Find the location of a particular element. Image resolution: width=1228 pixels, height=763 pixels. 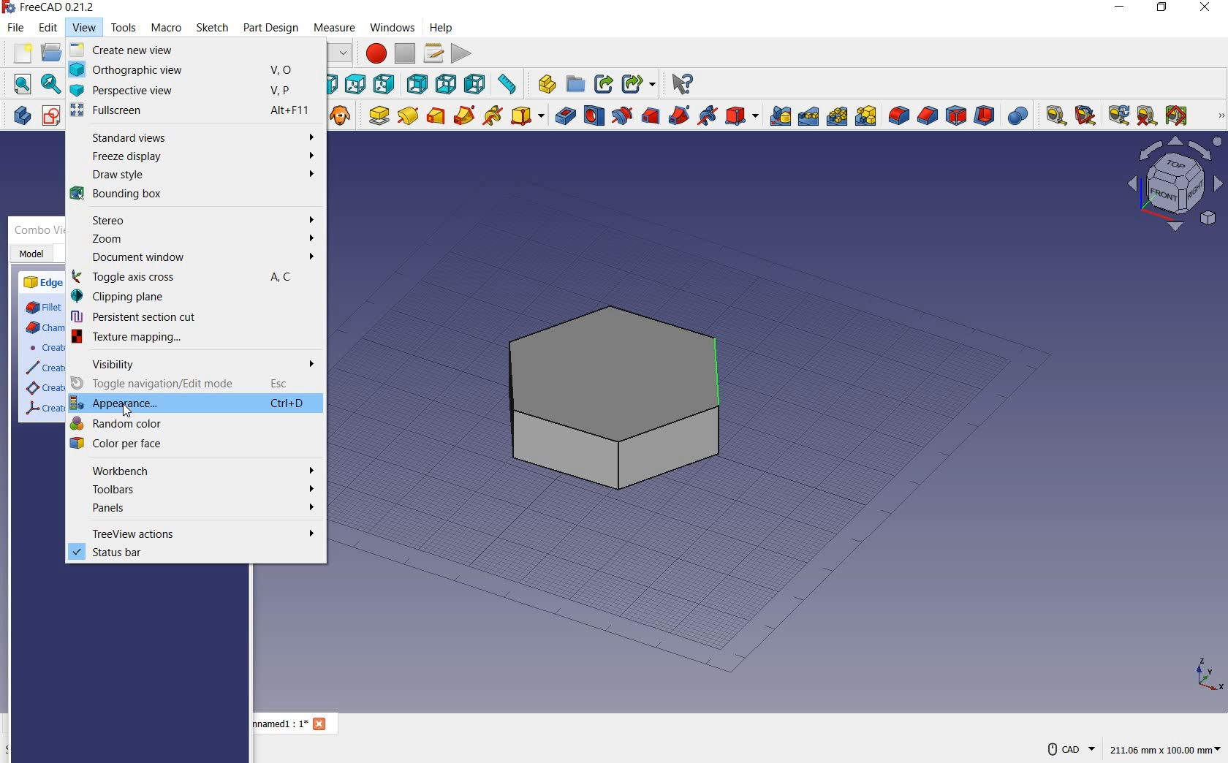

create a clone is located at coordinates (341, 116).